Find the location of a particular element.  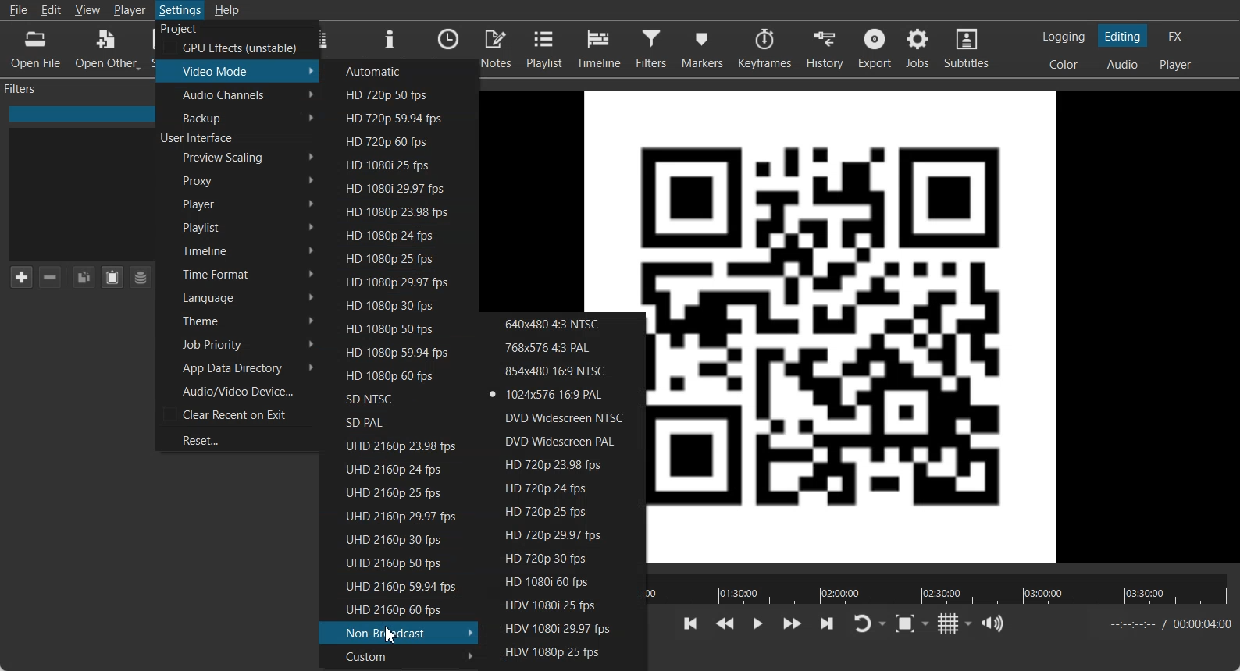

qr code is located at coordinates (618, 201).